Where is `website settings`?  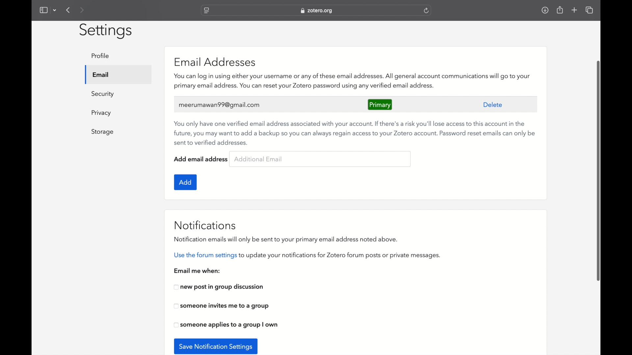
website settings is located at coordinates (206, 11).